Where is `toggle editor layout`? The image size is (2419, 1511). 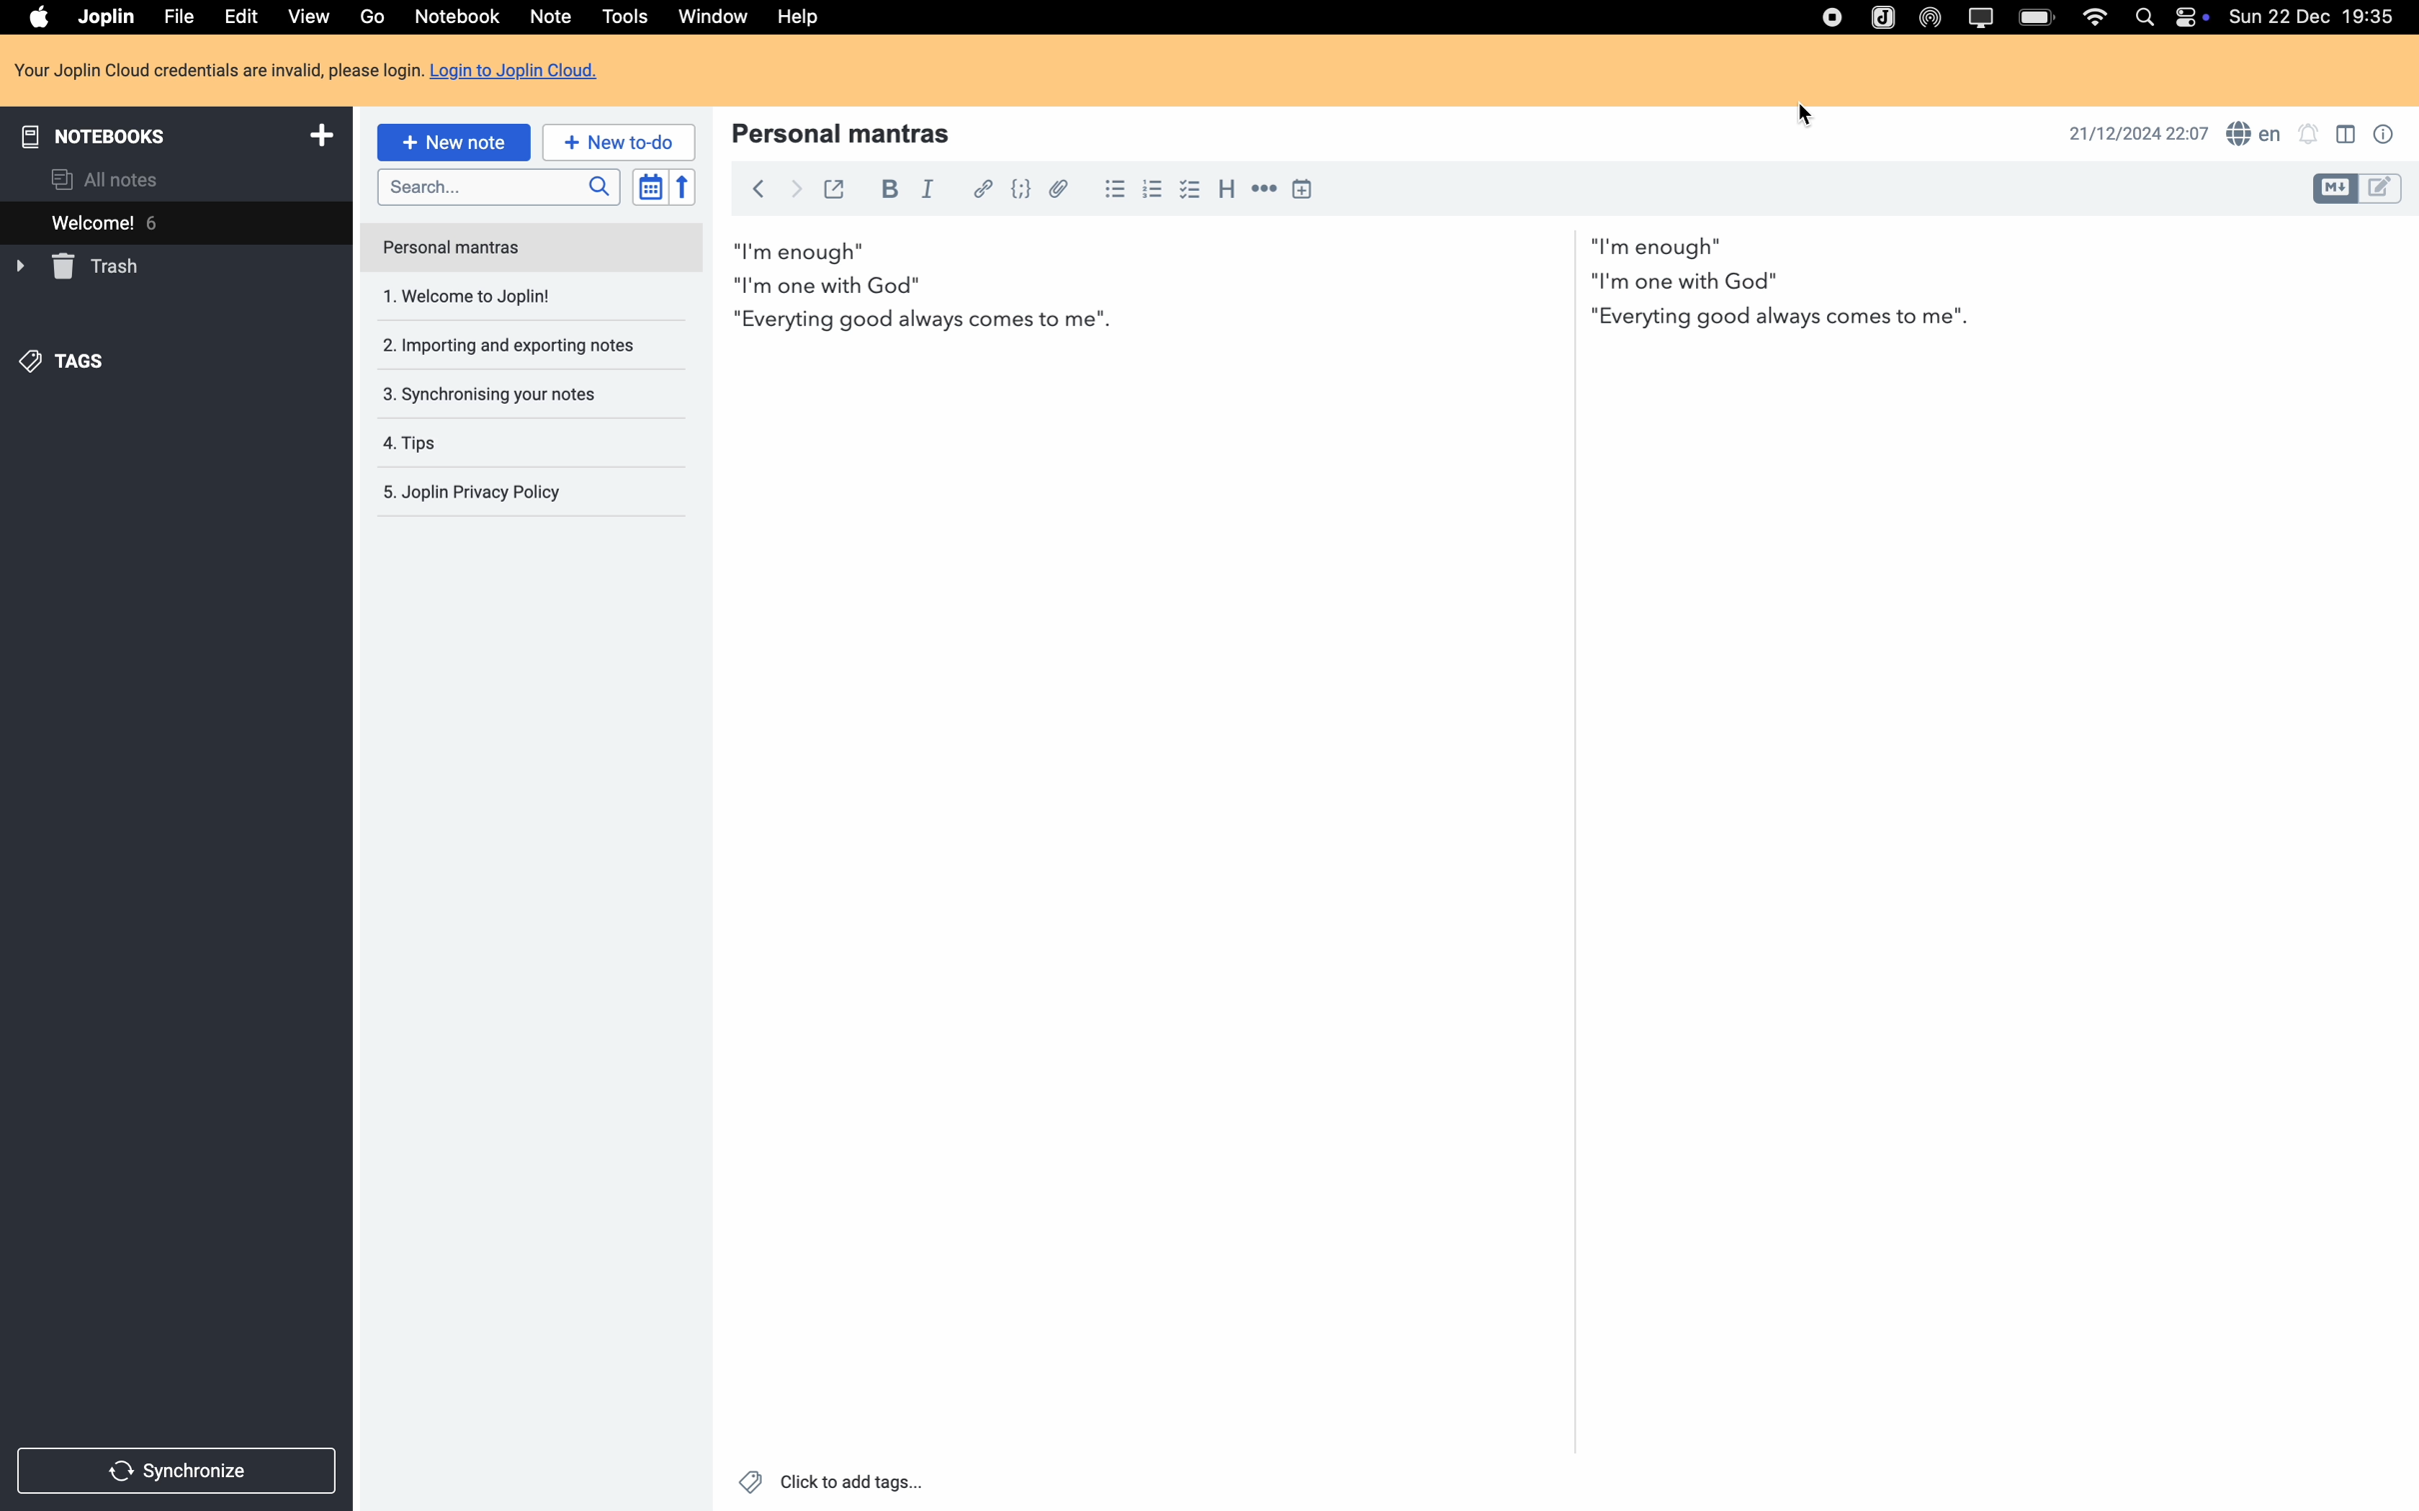 toggle editor layout is located at coordinates (2383, 188).